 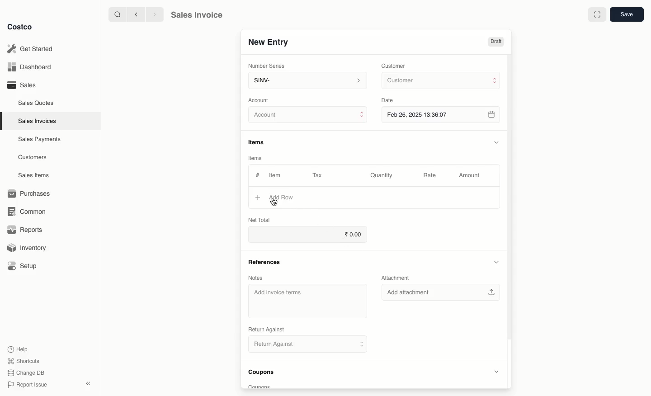 I want to click on Feb 26, 2025 13:36:07, so click(x=442, y=114).